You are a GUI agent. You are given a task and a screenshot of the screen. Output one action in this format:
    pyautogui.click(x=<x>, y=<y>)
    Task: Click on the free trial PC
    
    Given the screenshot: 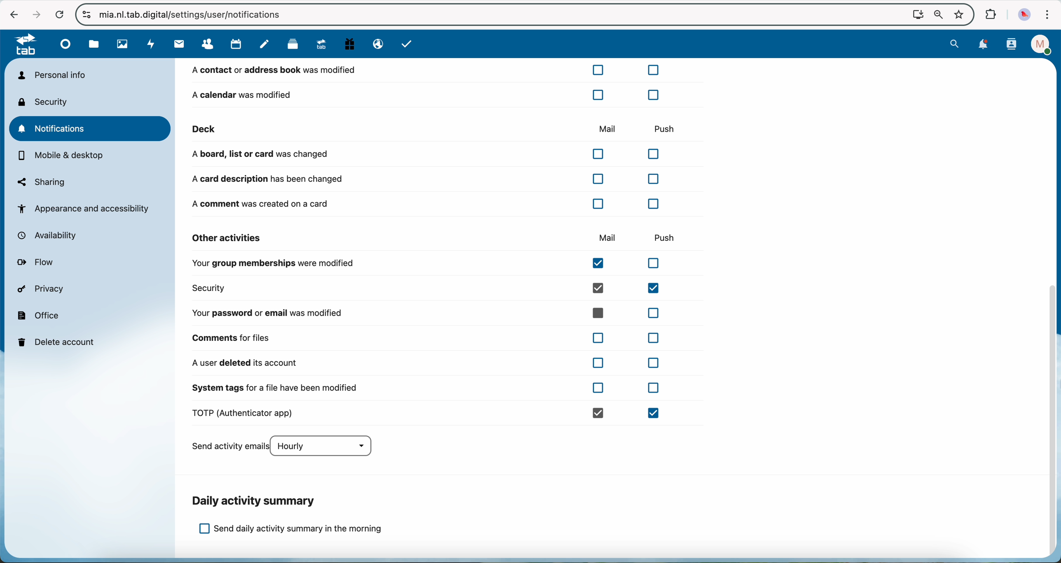 What is the action you would take?
    pyautogui.click(x=351, y=45)
    